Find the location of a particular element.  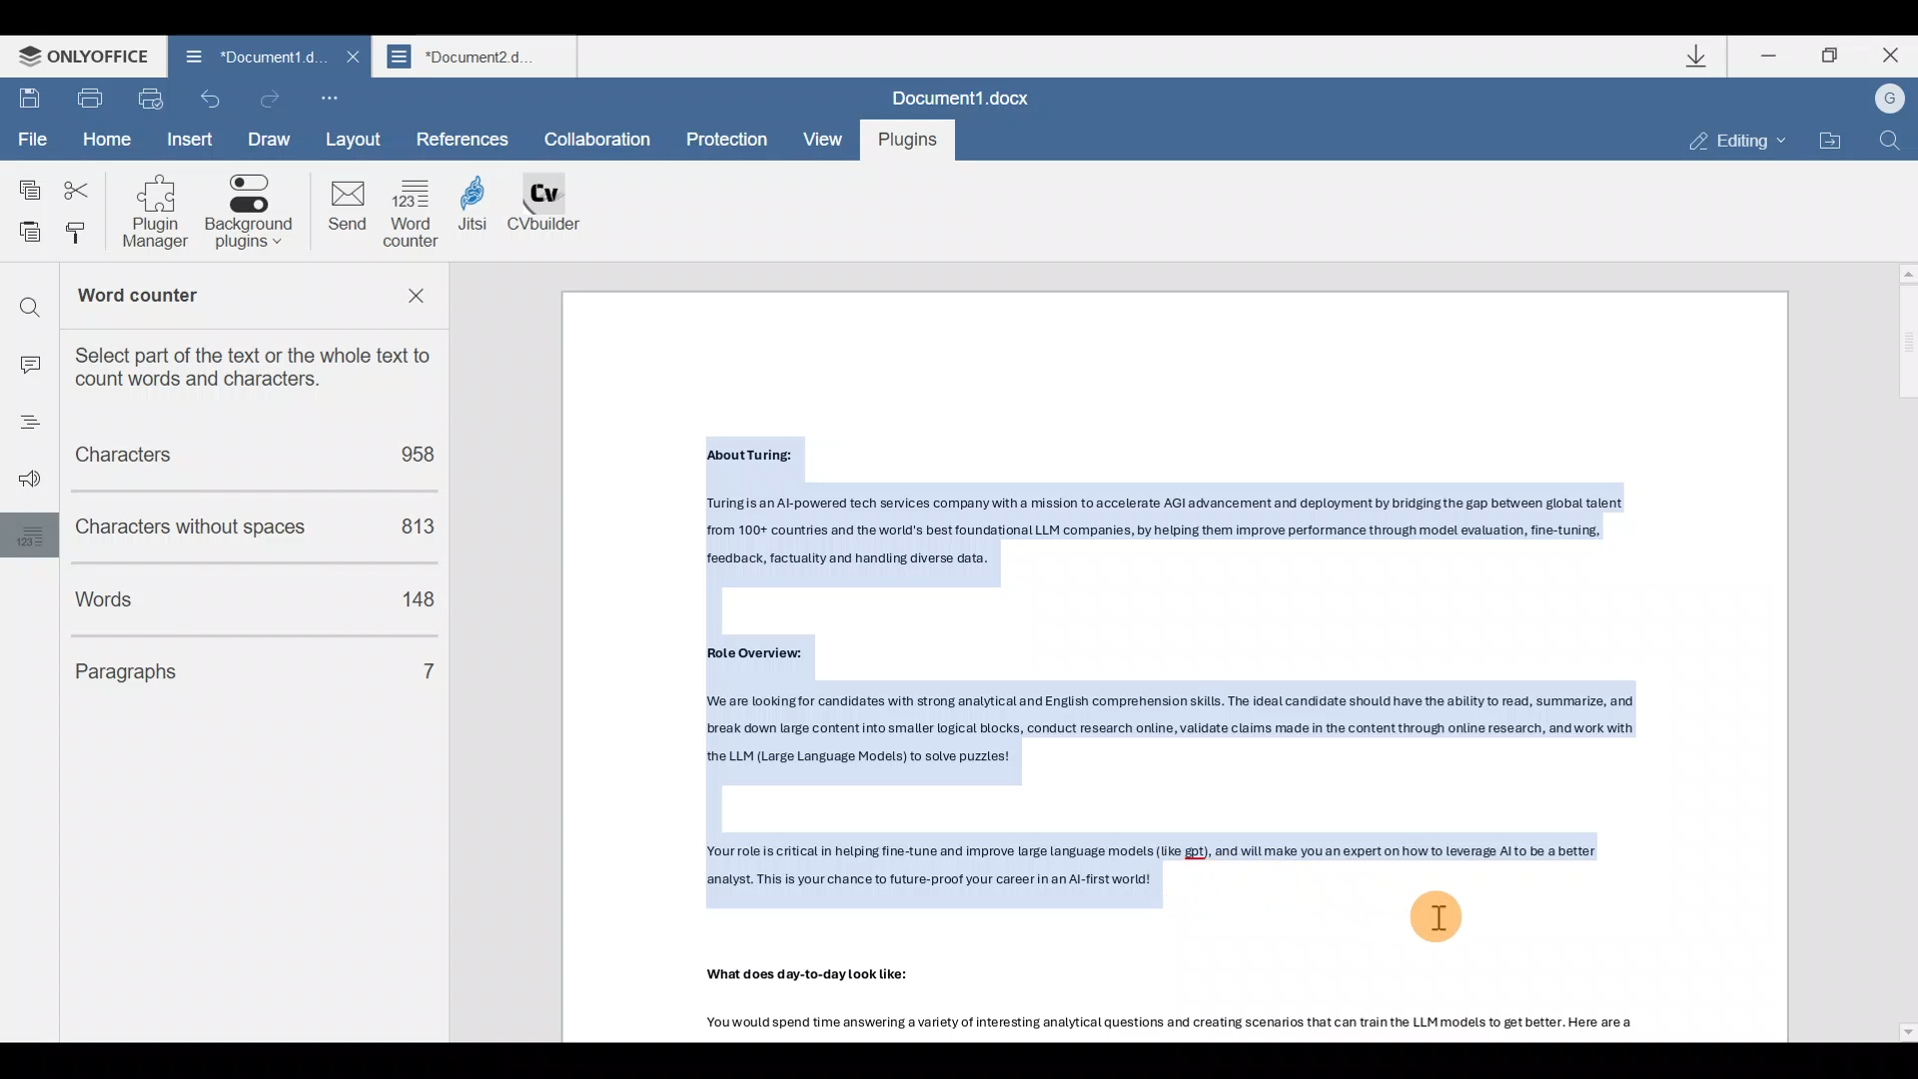

Redo is located at coordinates (272, 96).